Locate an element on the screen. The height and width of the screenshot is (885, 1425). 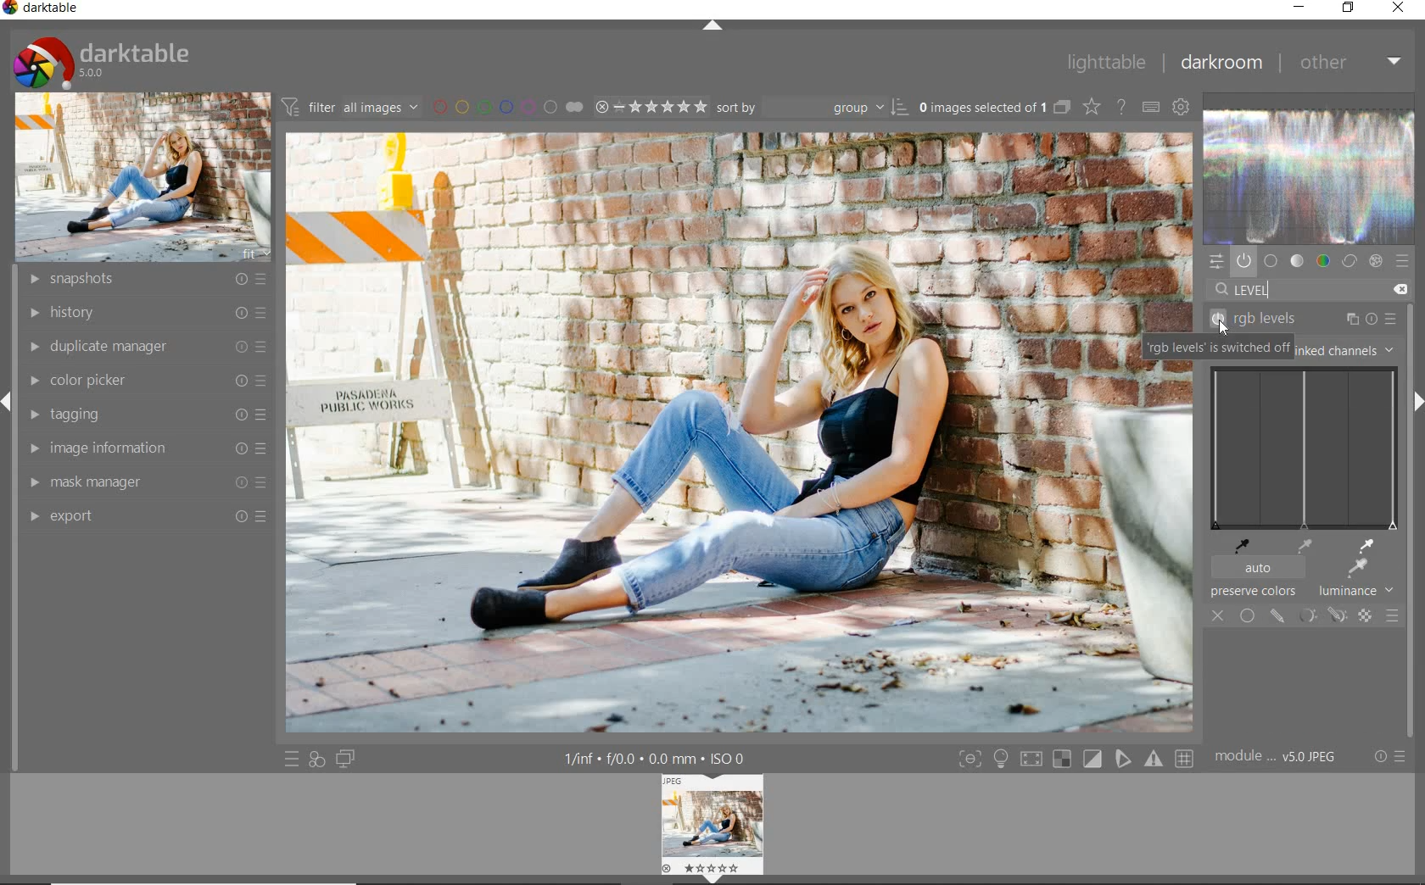
snapshots is located at coordinates (146, 280).